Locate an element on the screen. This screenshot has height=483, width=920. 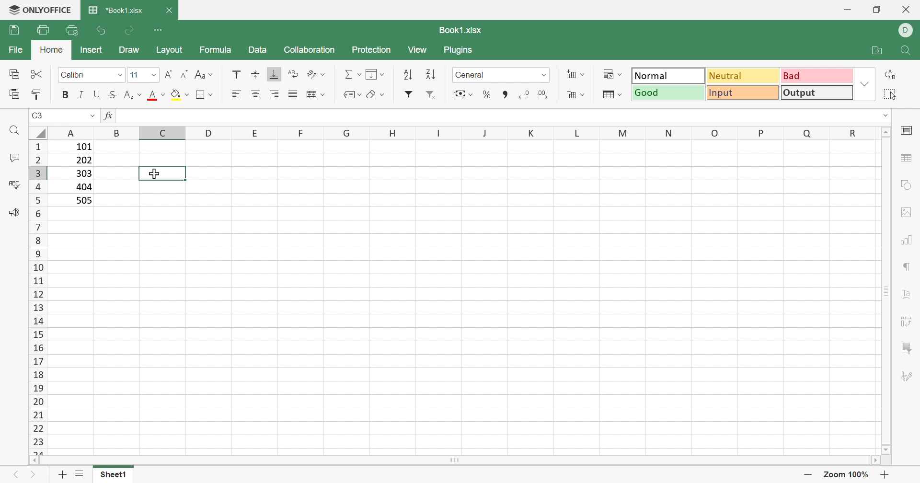
Ascending order is located at coordinates (411, 75).